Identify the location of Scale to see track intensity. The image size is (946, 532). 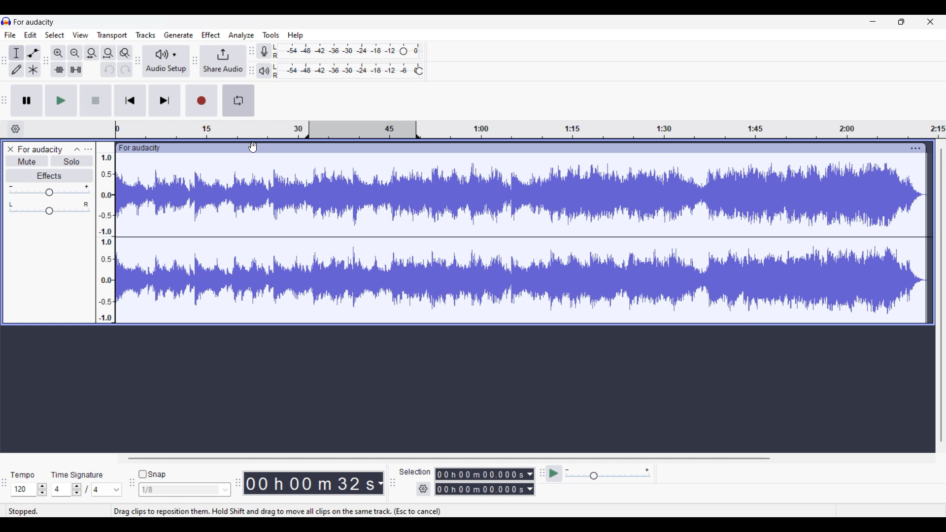
(105, 238).